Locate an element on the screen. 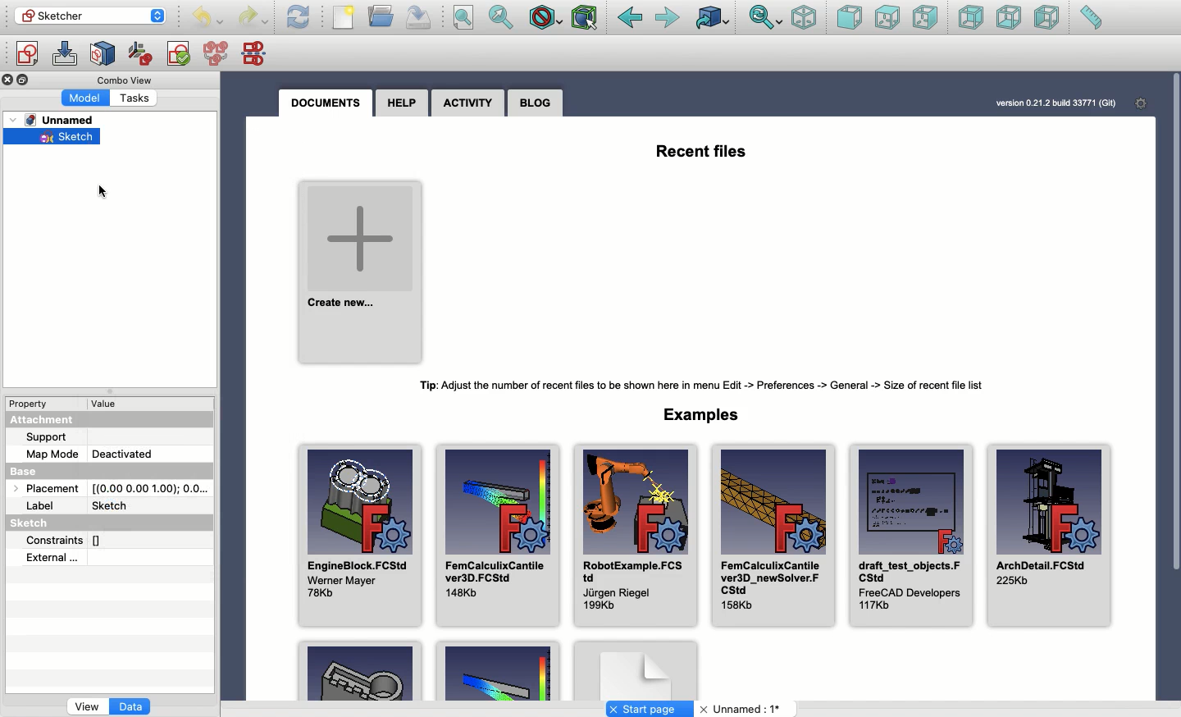  Map sketch to face is located at coordinates (103, 55).